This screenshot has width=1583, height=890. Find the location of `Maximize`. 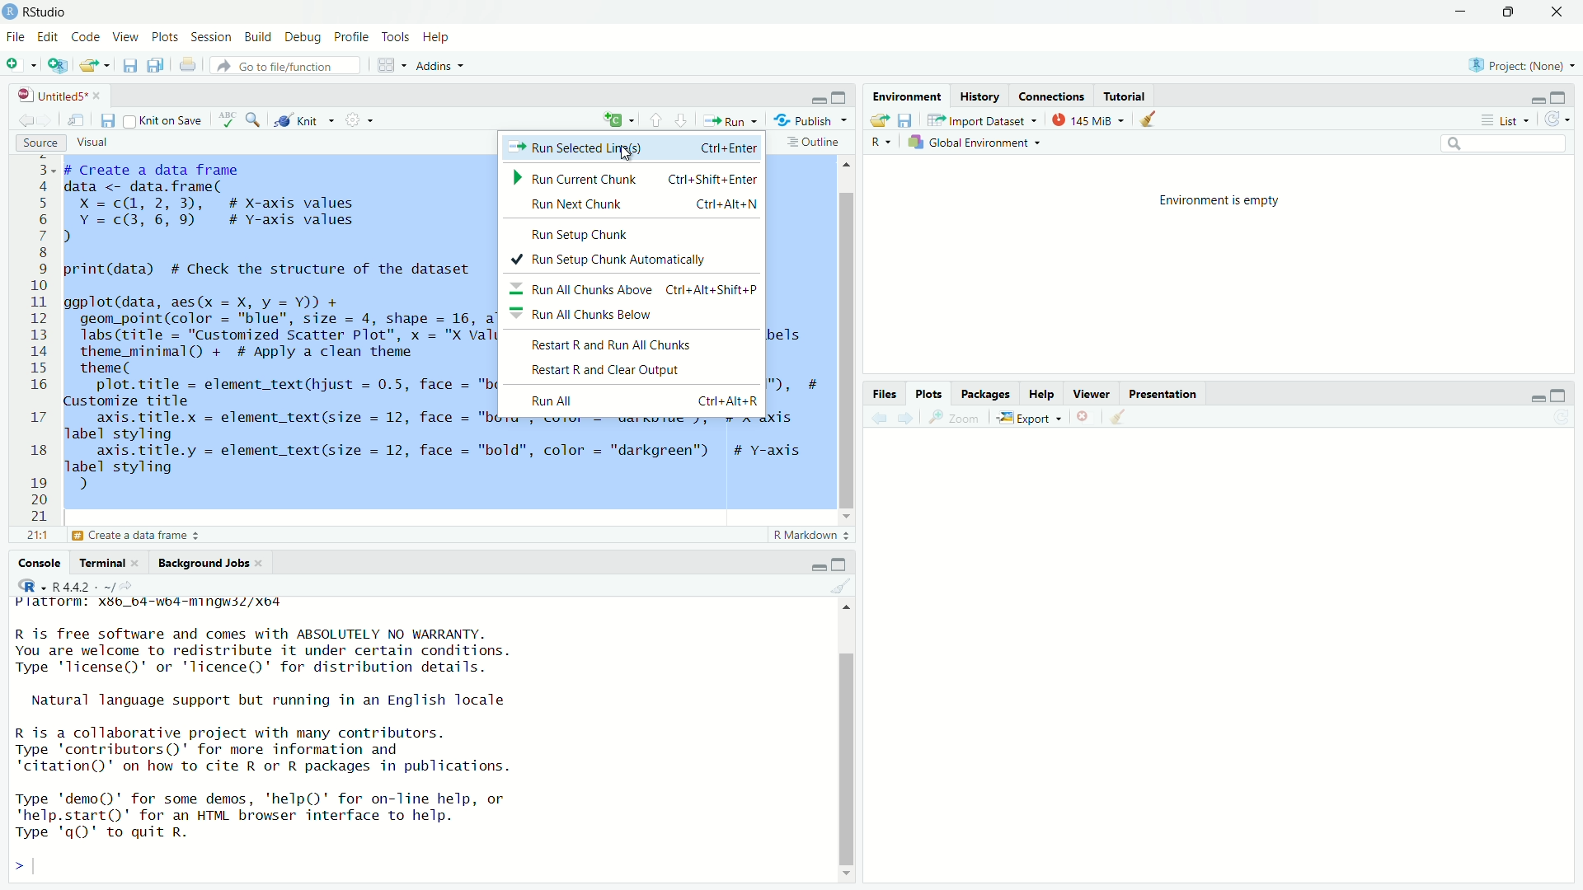

Maximize is located at coordinates (841, 565).